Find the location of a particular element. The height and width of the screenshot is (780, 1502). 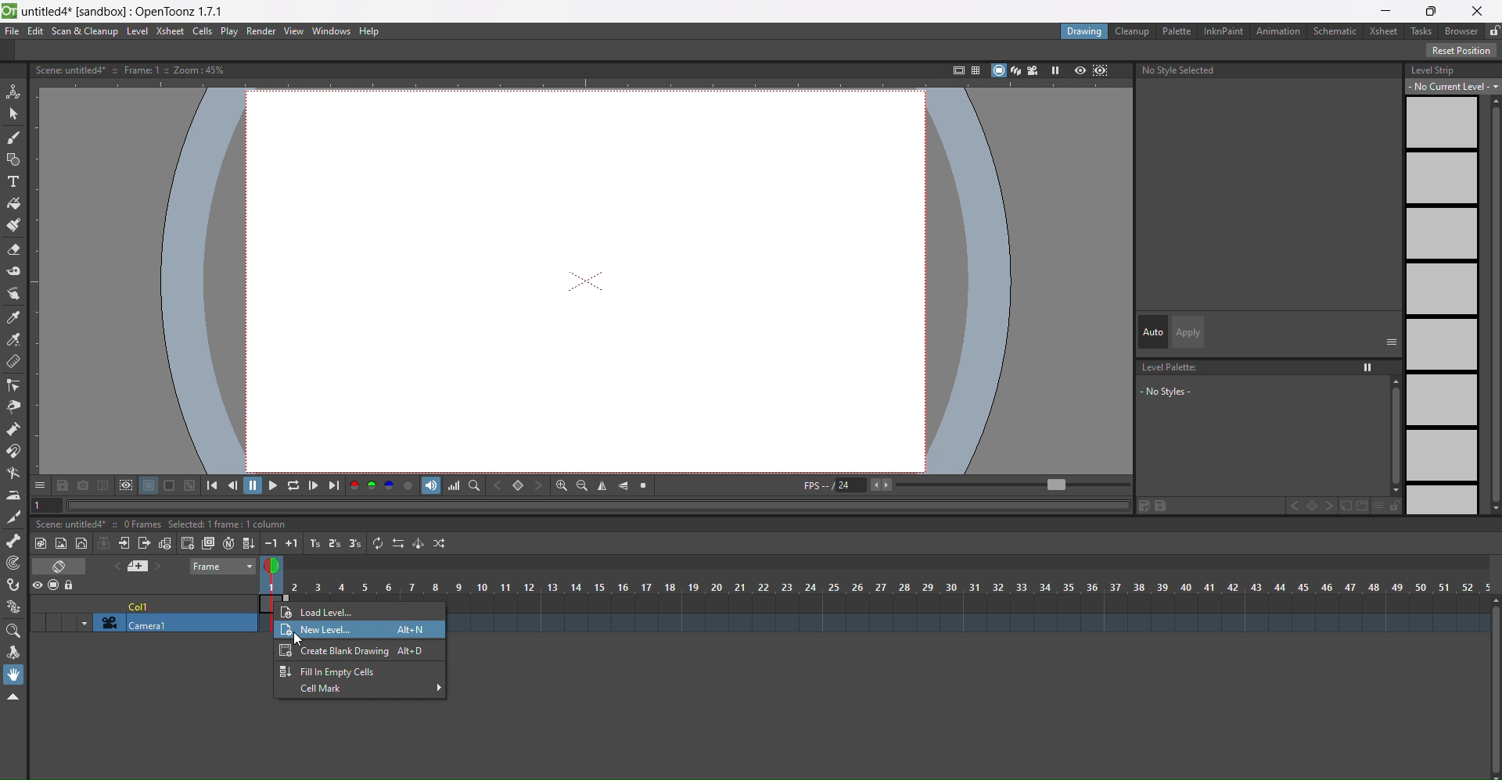

skeleton tool is located at coordinates (14, 541).